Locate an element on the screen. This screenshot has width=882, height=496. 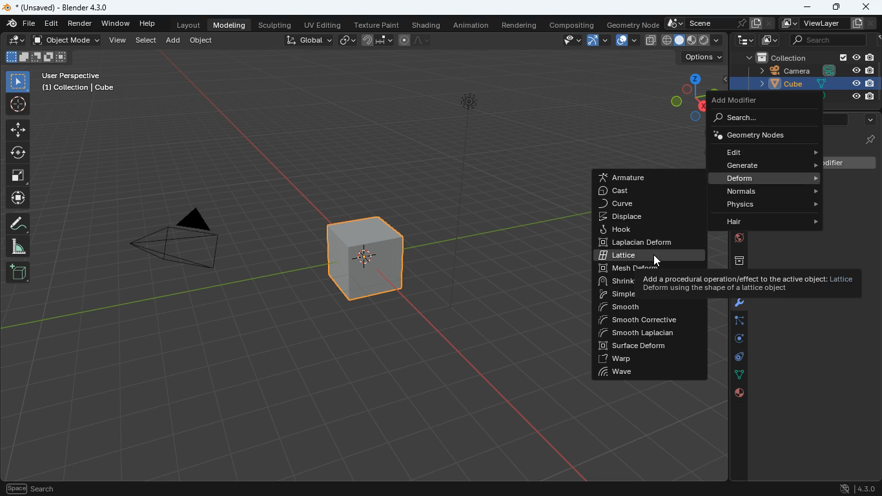
smooth corrective is located at coordinates (646, 322).